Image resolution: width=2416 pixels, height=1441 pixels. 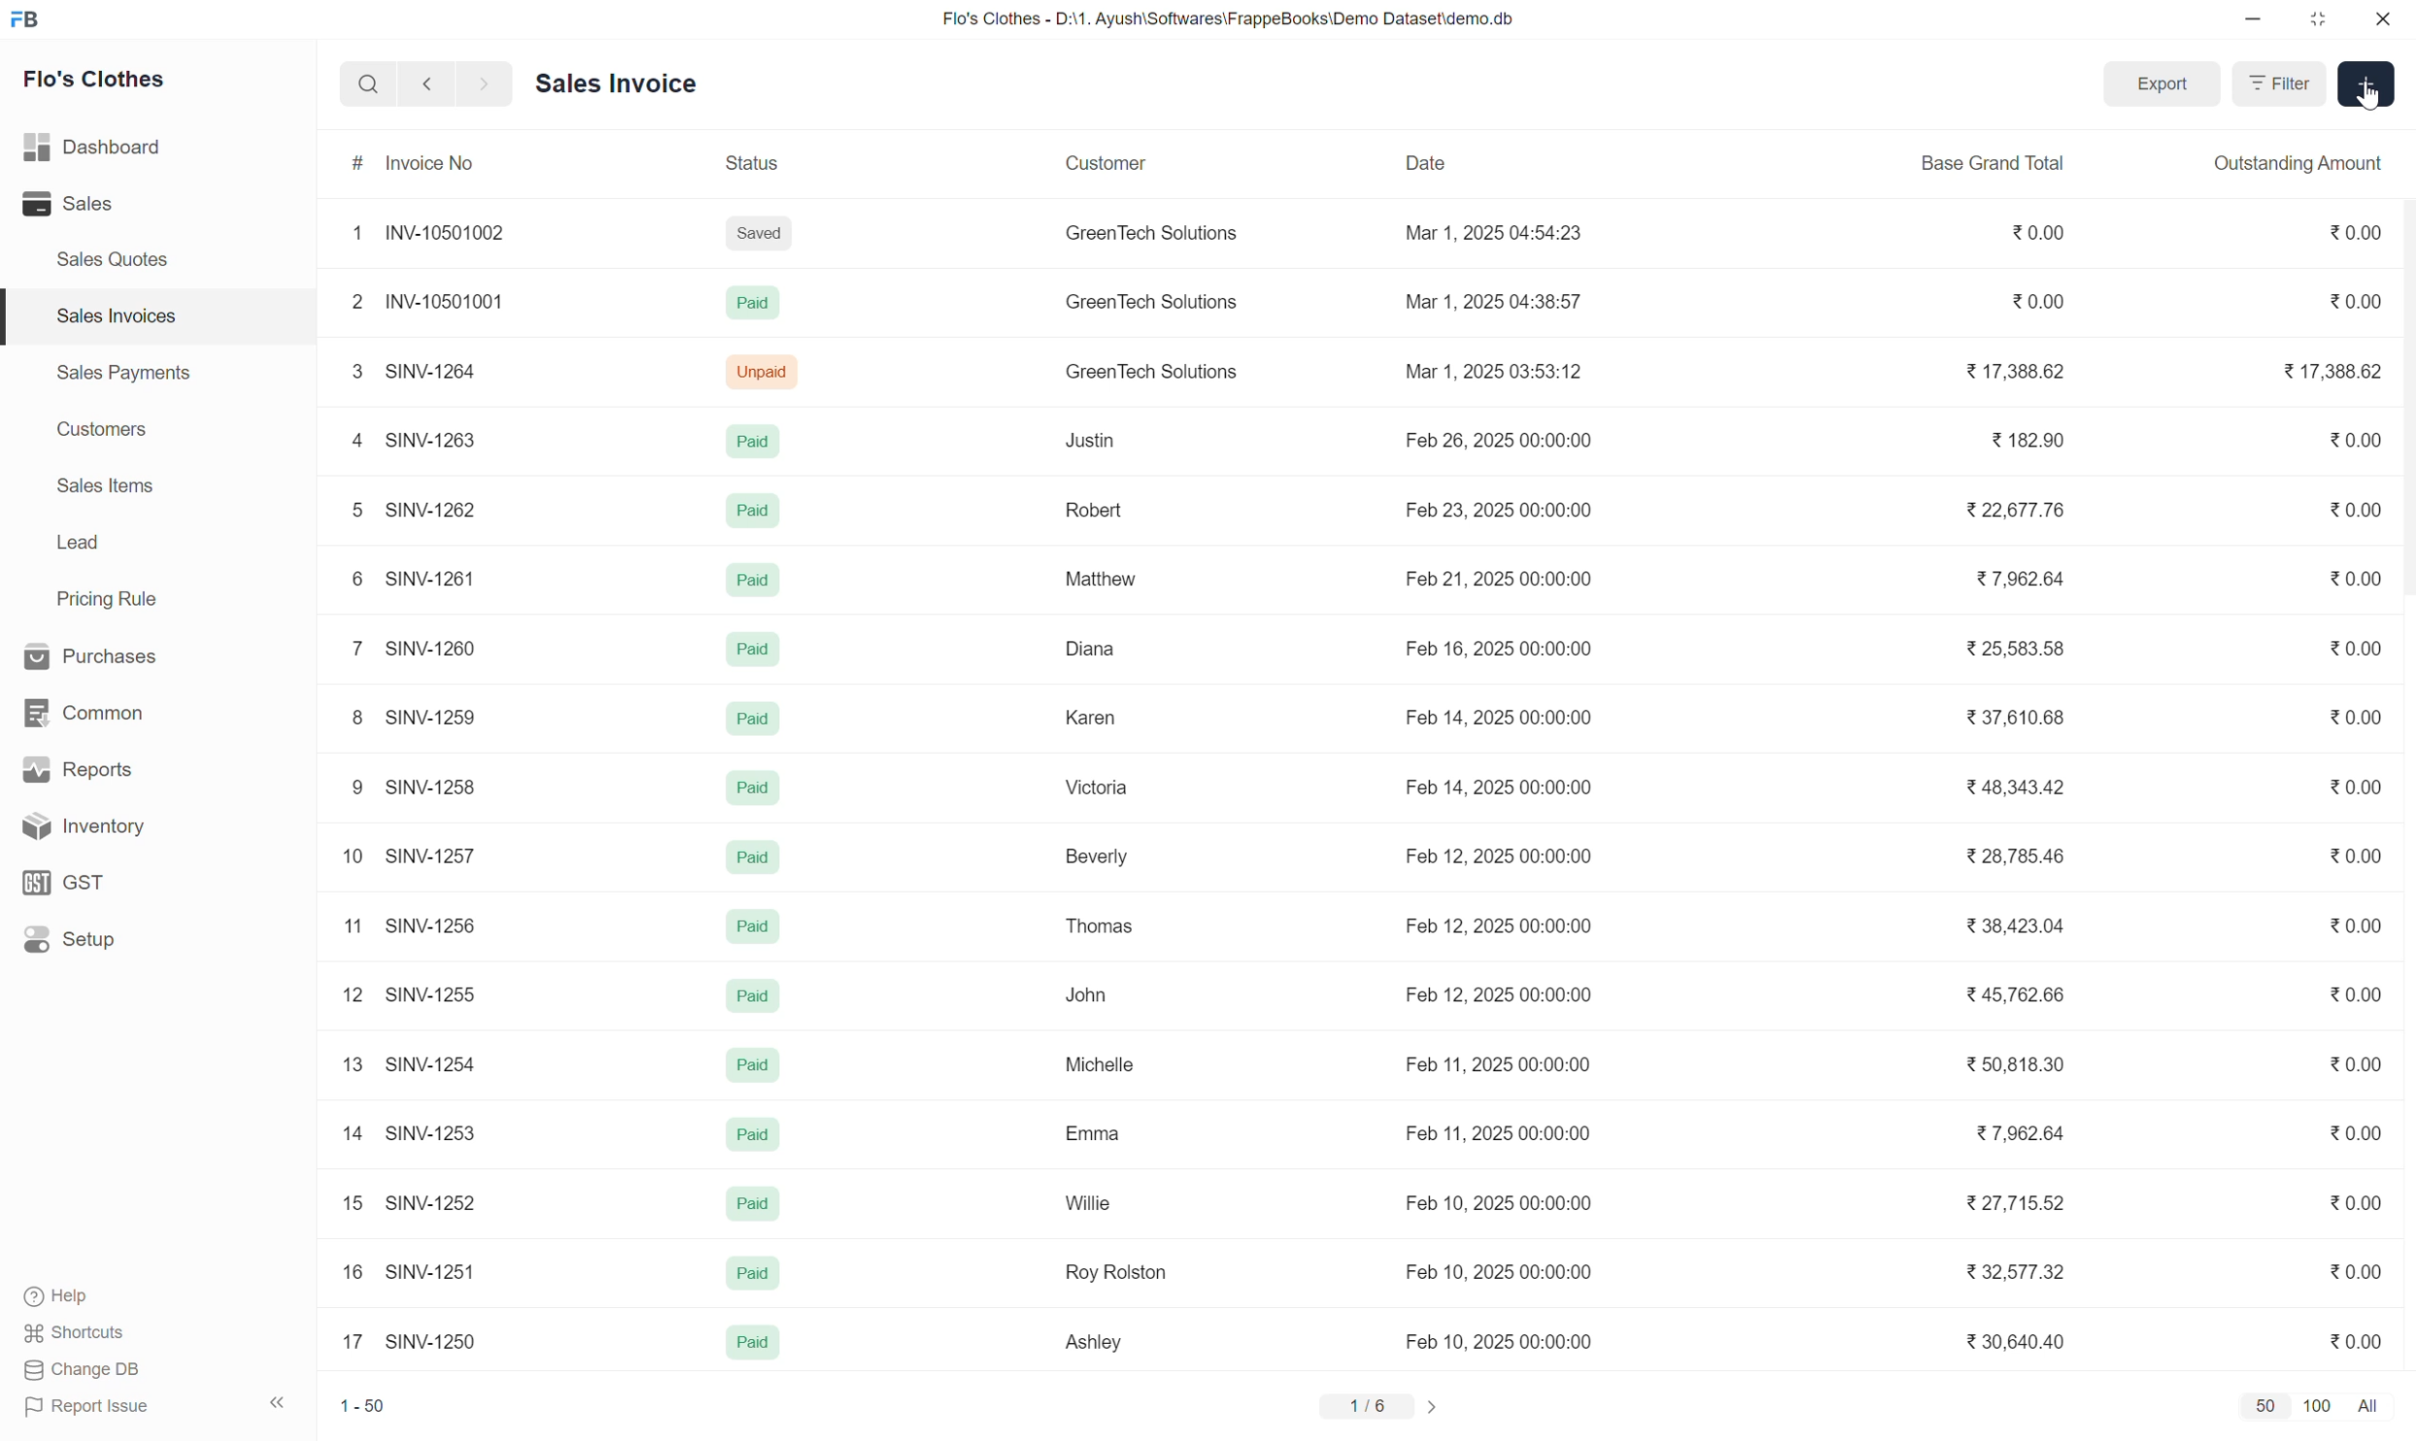 I want to click on ₹ 0.00, so click(x=2353, y=514).